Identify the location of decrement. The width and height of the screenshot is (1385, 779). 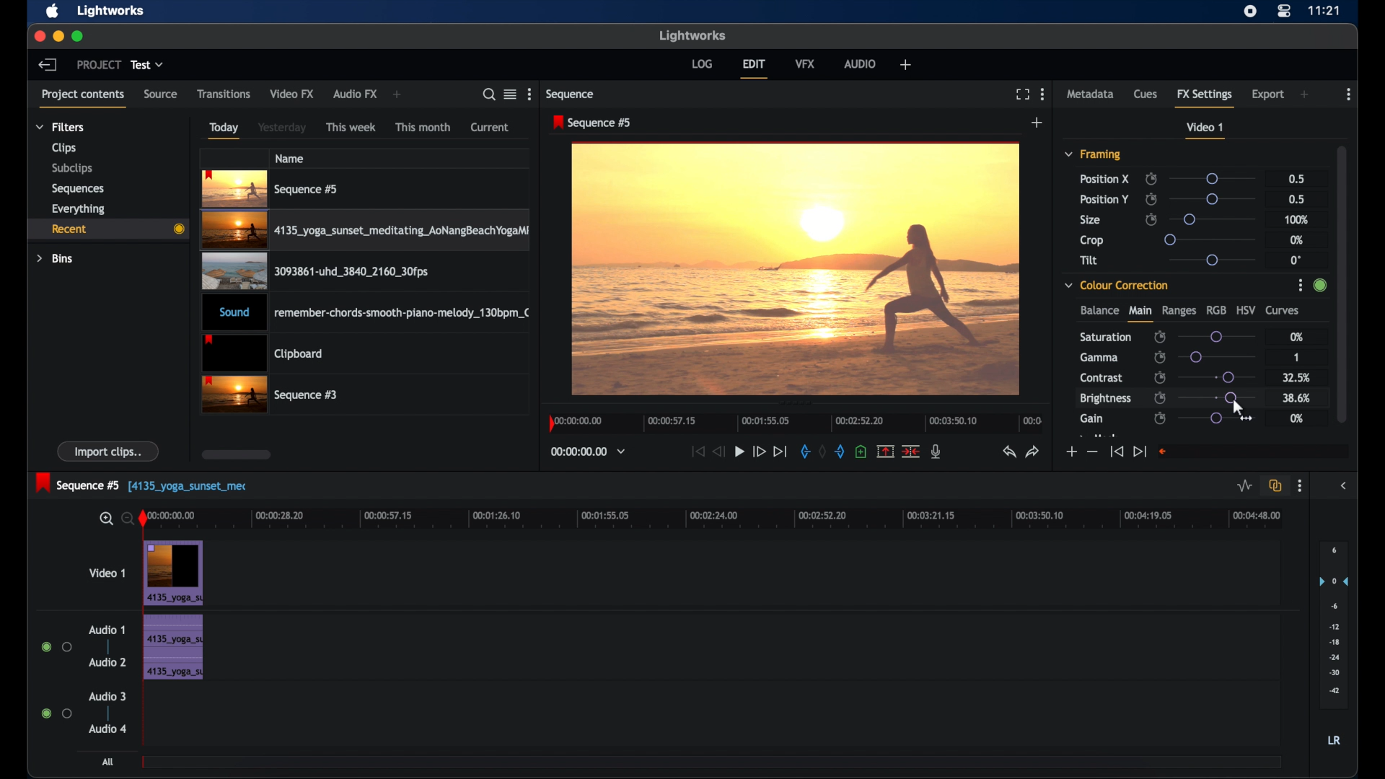
(1092, 452).